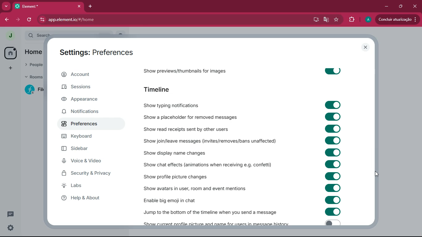  I want to click on toggle on , so click(333, 129).